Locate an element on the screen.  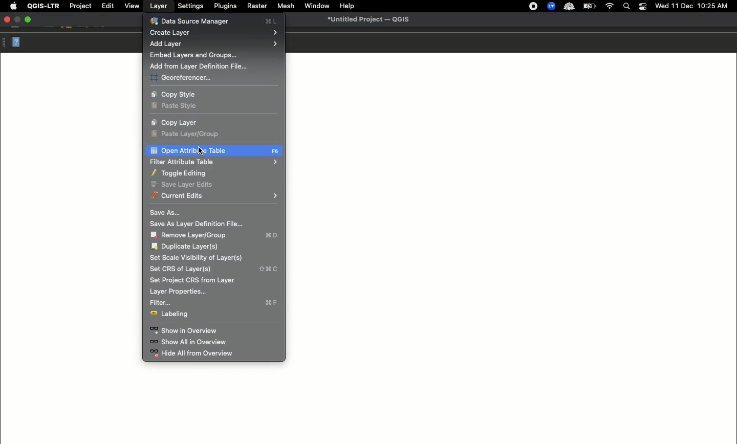
Layer properties is located at coordinates (177, 292).